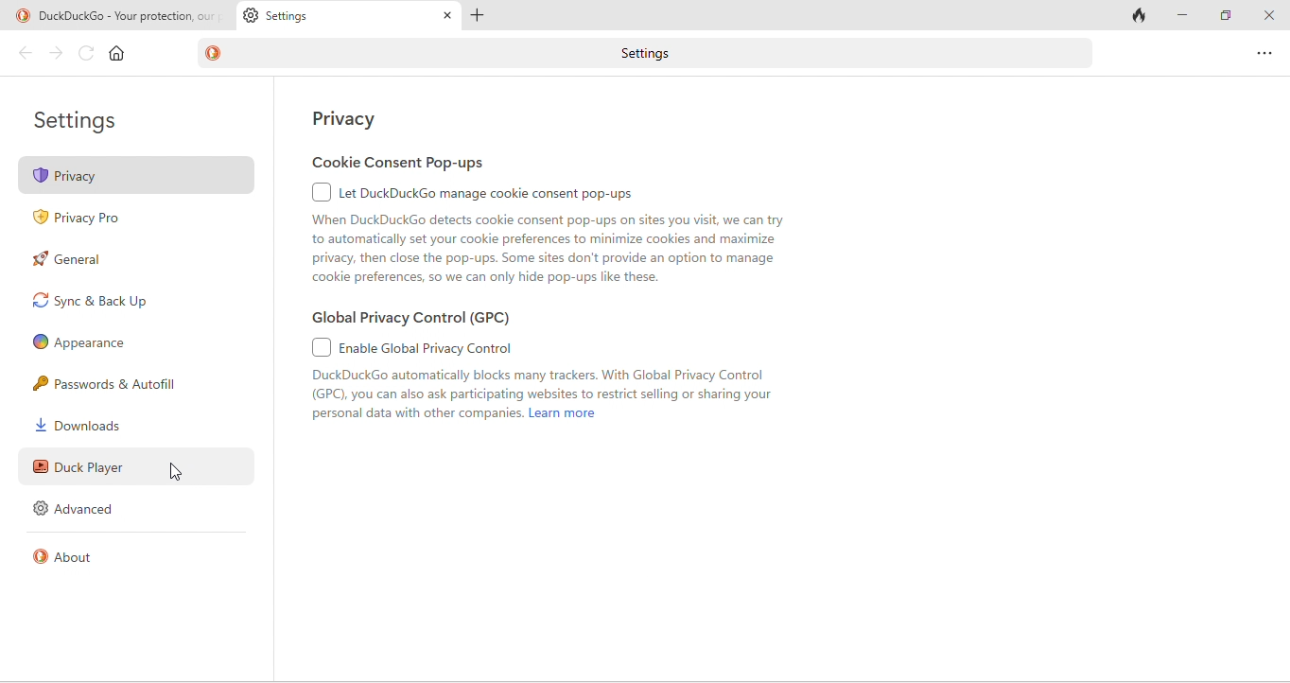  What do you see at coordinates (349, 118) in the screenshot?
I see `privacy` at bounding box center [349, 118].